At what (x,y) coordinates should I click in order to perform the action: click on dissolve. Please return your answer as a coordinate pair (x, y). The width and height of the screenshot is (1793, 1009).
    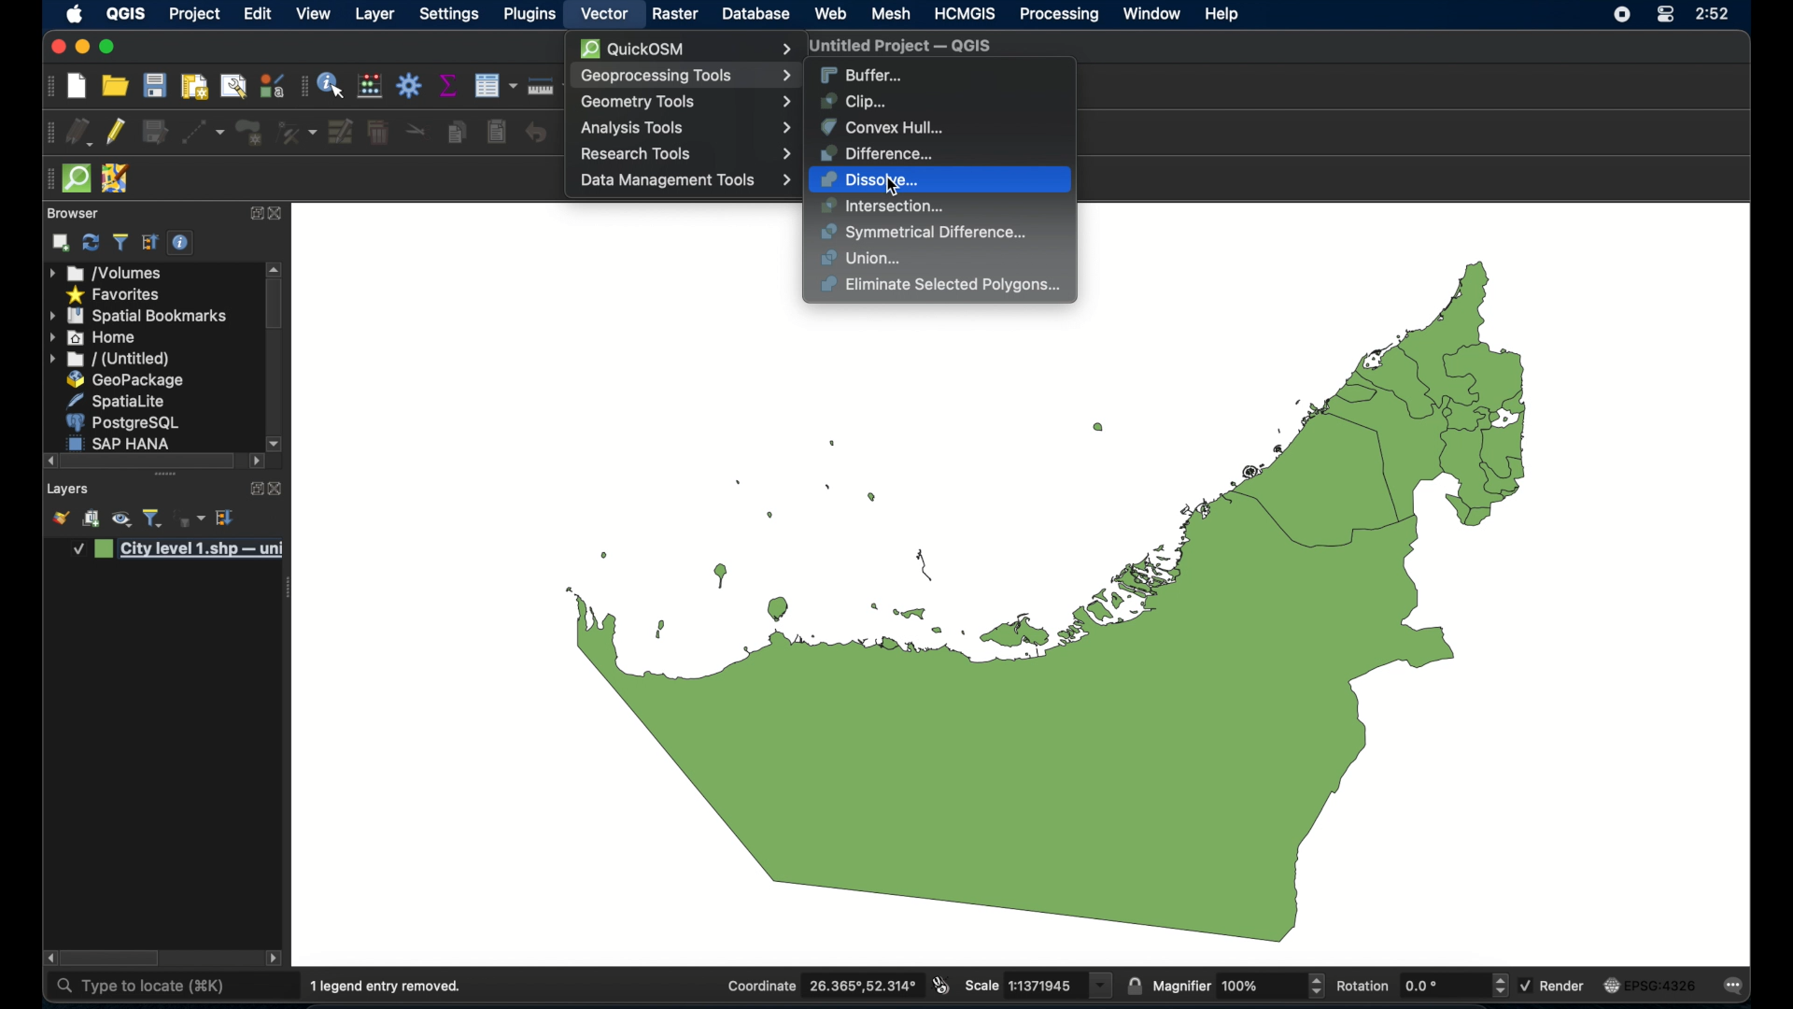
    Looking at the image, I should click on (875, 179).